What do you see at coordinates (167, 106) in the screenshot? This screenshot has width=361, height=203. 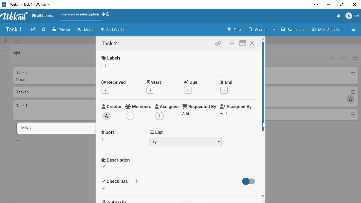 I see `Assignee` at bounding box center [167, 106].